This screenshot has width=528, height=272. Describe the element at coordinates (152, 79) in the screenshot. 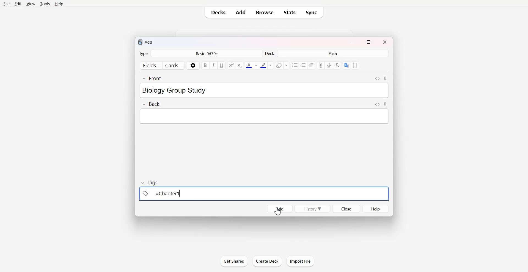

I see `Front` at that location.